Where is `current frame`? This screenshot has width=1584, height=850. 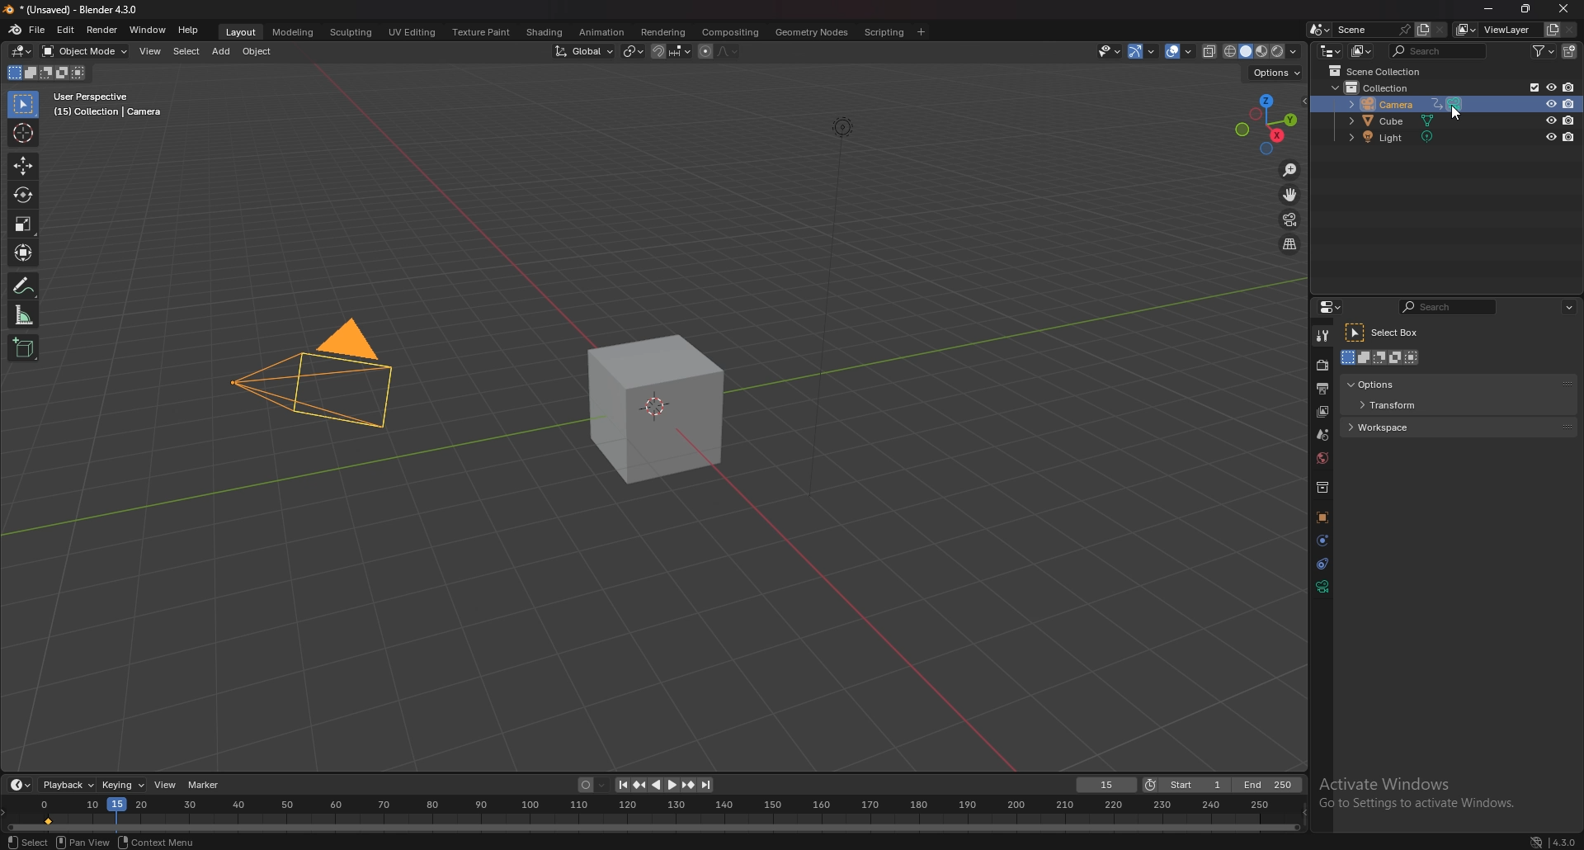
current frame is located at coordinates (1106, 786).